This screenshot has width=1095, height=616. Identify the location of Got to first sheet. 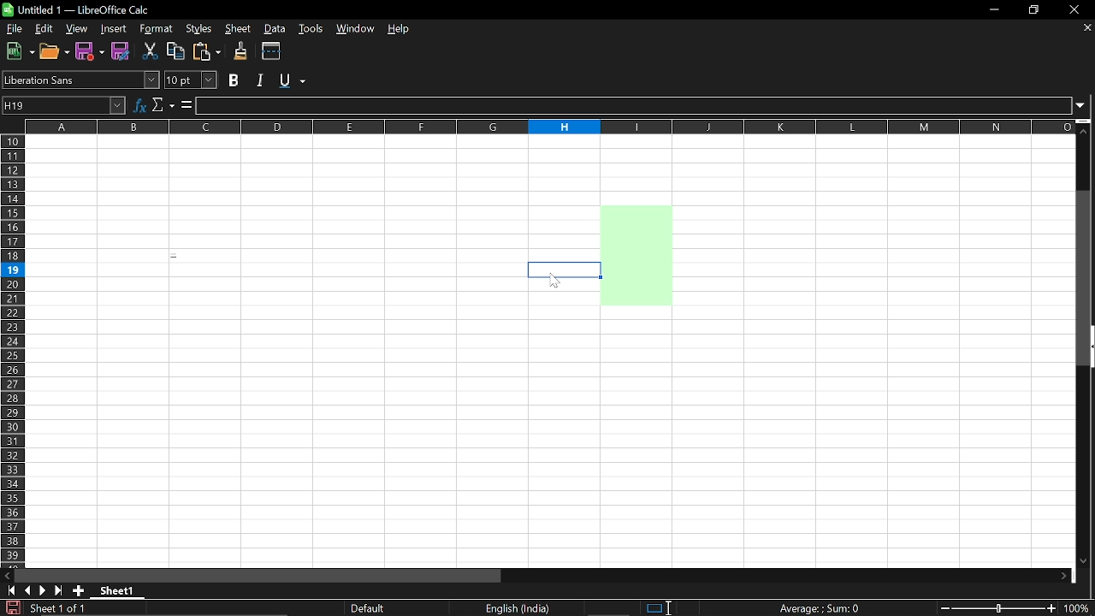
(12, 590).